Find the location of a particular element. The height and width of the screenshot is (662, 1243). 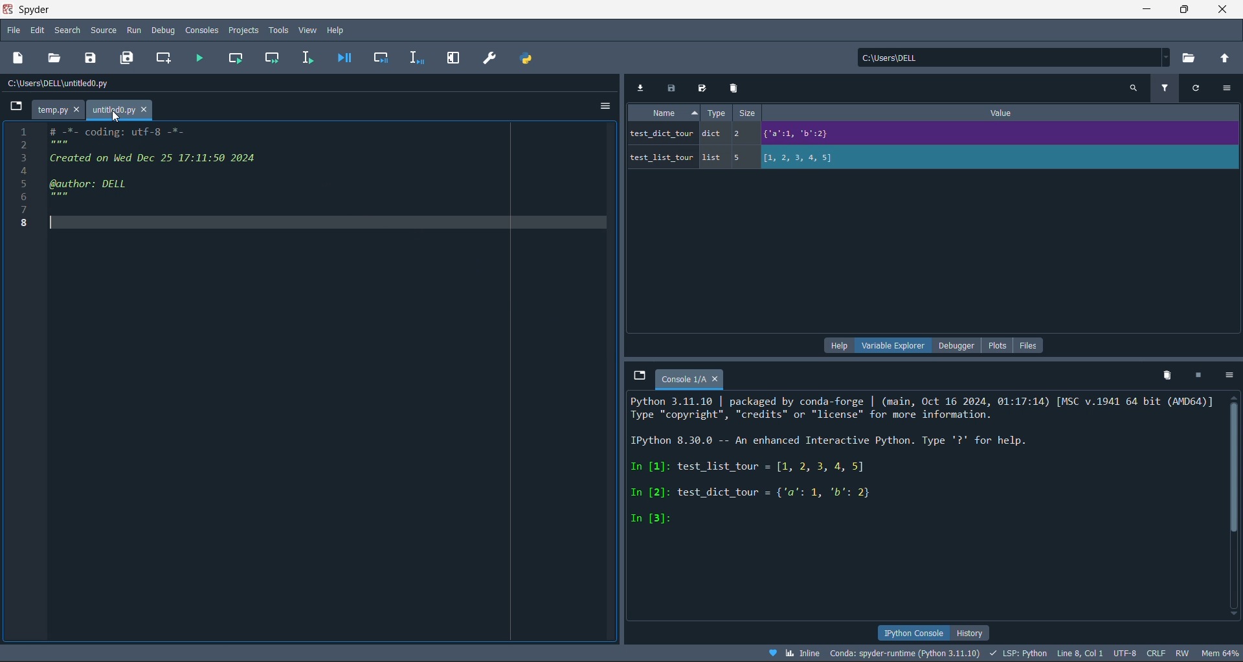

 Size is located at coordinates (747, 114).